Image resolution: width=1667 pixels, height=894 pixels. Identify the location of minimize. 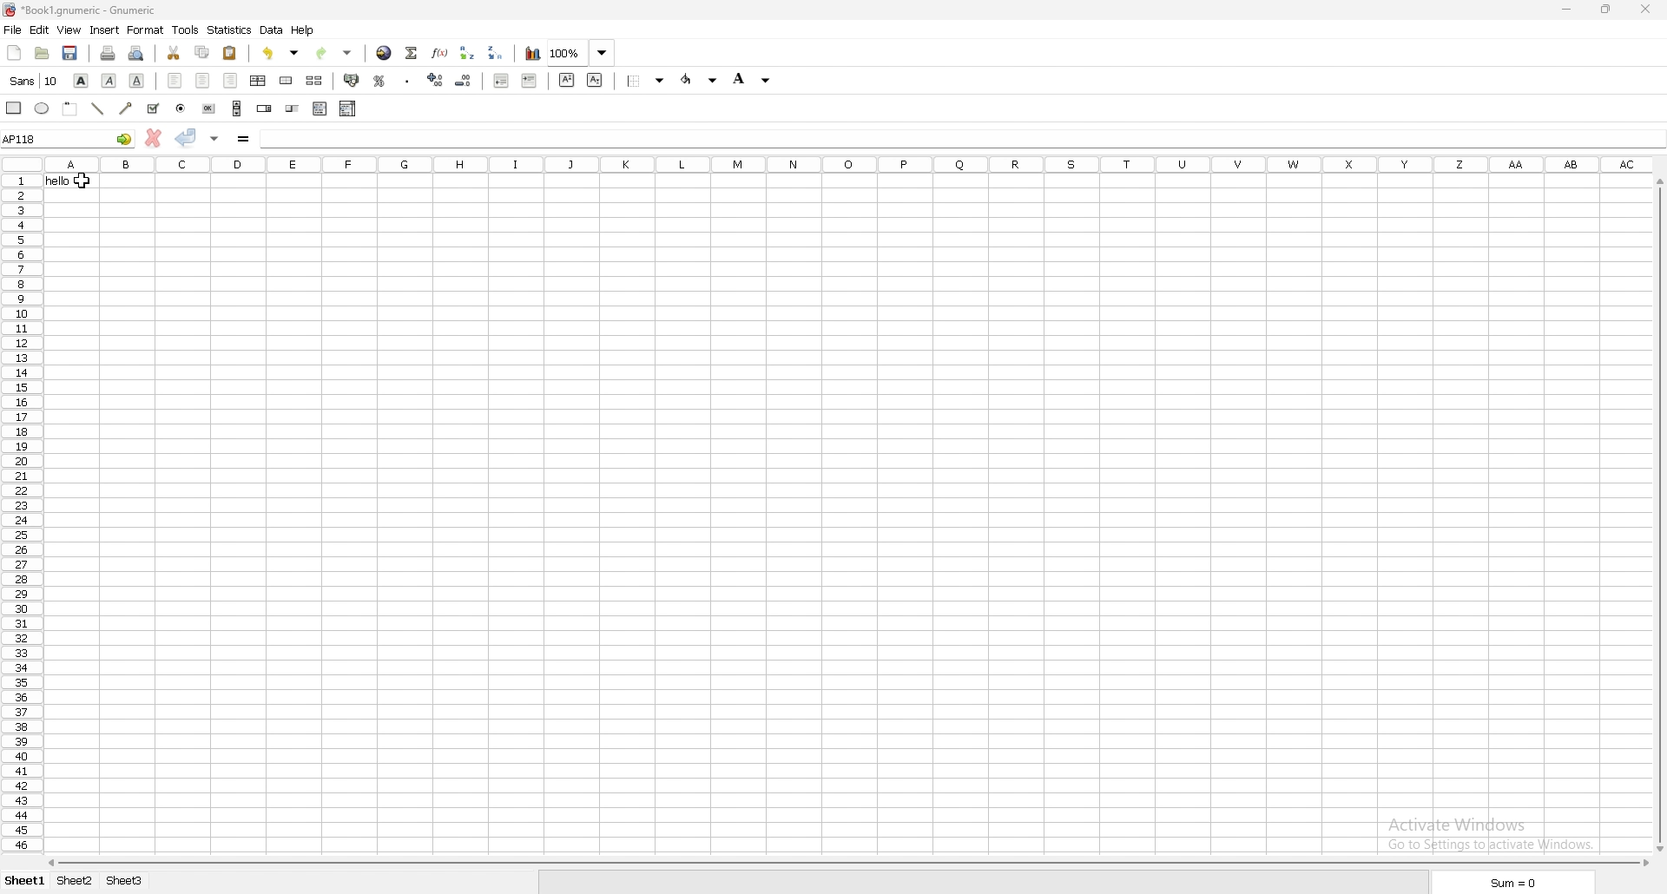
(1565, 9).